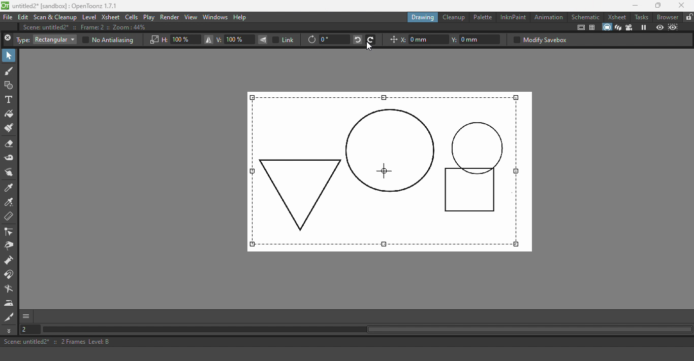  Describe the element at coordinates (629, 28) in the screenshot. I see `Camera view` at that location.